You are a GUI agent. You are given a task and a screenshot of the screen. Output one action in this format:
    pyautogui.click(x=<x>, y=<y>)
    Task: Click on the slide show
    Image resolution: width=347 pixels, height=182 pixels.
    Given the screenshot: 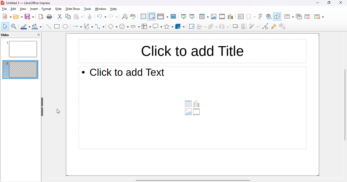 What is the action you would take?
    pyautogui.click(x=72, y=9)
    